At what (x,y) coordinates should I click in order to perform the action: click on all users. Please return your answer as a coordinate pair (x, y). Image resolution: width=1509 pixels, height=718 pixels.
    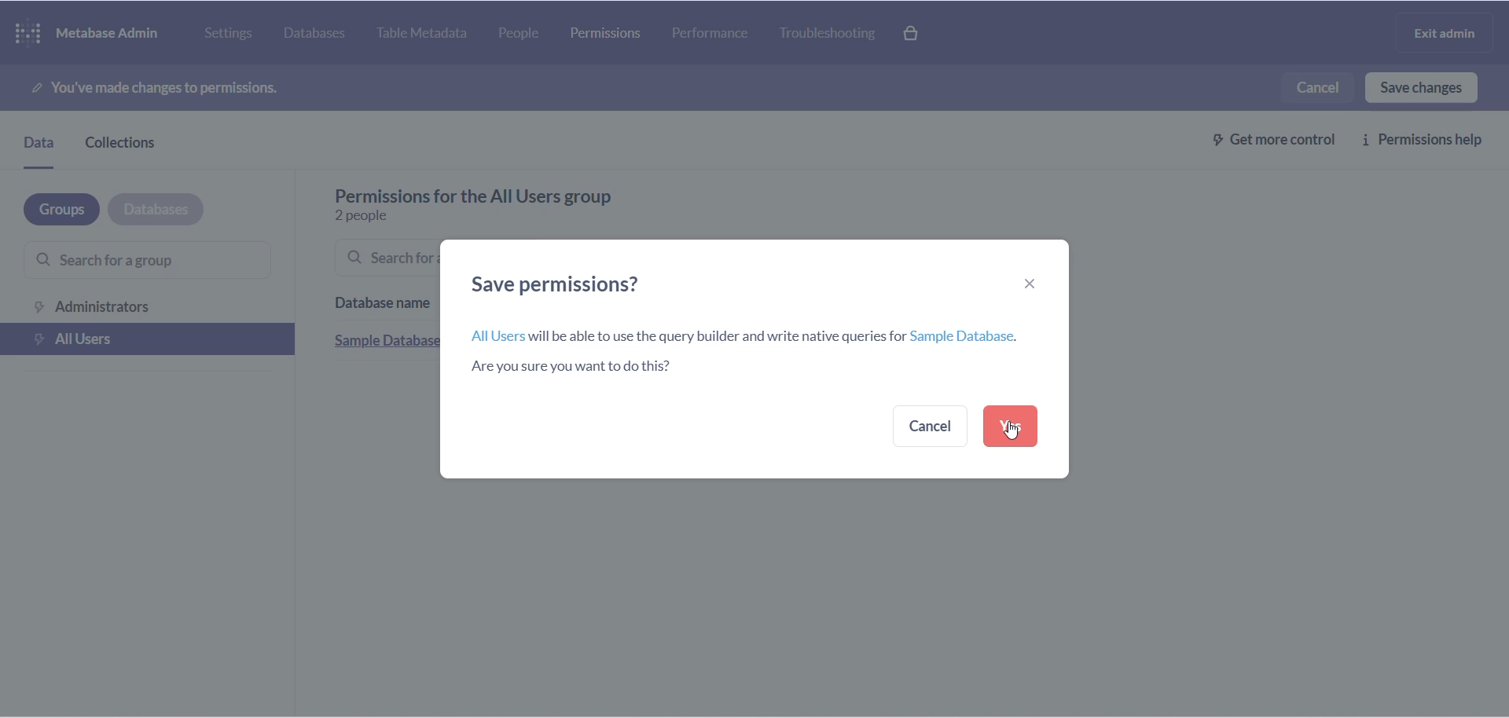
    Looking at the image, I should click on (149, 339).